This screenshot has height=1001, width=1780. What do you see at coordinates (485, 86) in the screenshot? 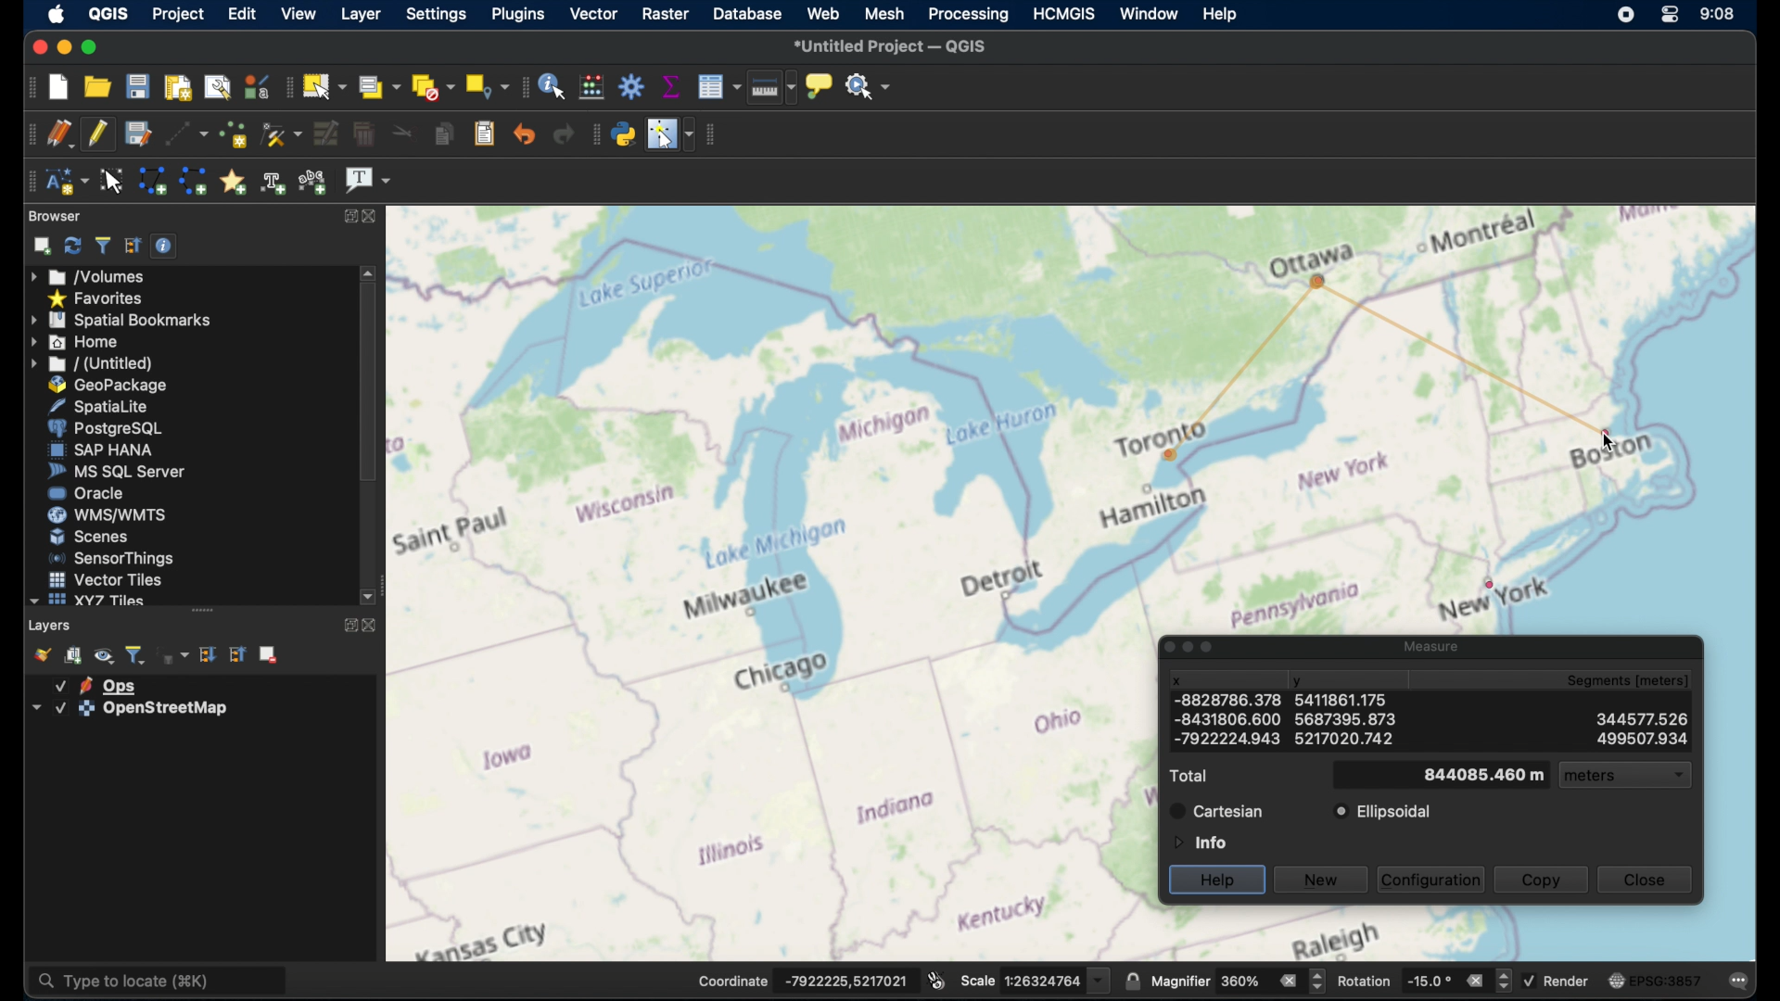
I see `select by location` at bounding box center [485, 86].